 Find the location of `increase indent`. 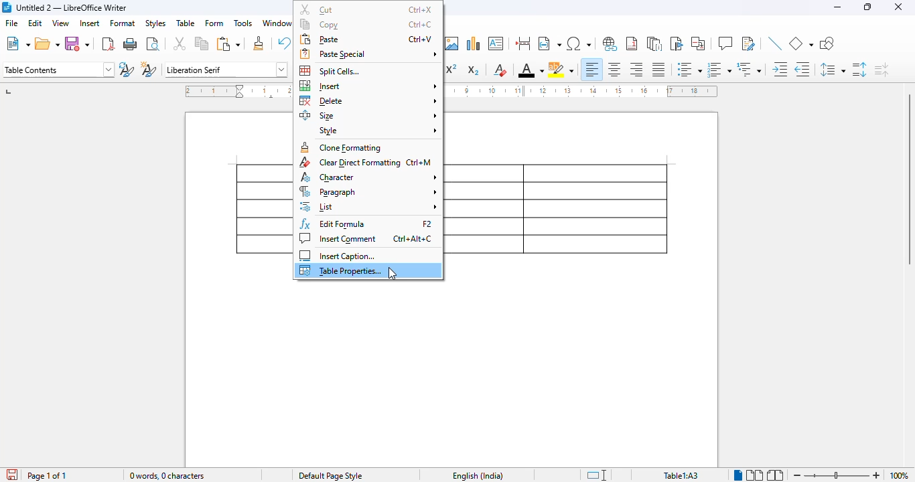

increase indent is located at coordinates (781, 69).